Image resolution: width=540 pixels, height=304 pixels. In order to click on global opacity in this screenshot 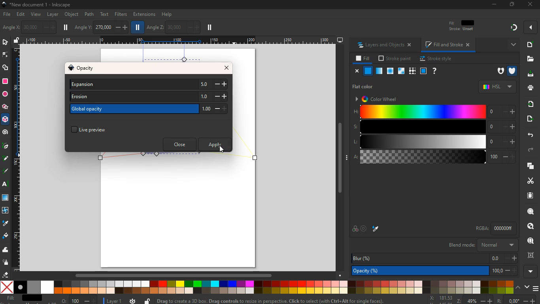, I will do `click(147, 110)`.